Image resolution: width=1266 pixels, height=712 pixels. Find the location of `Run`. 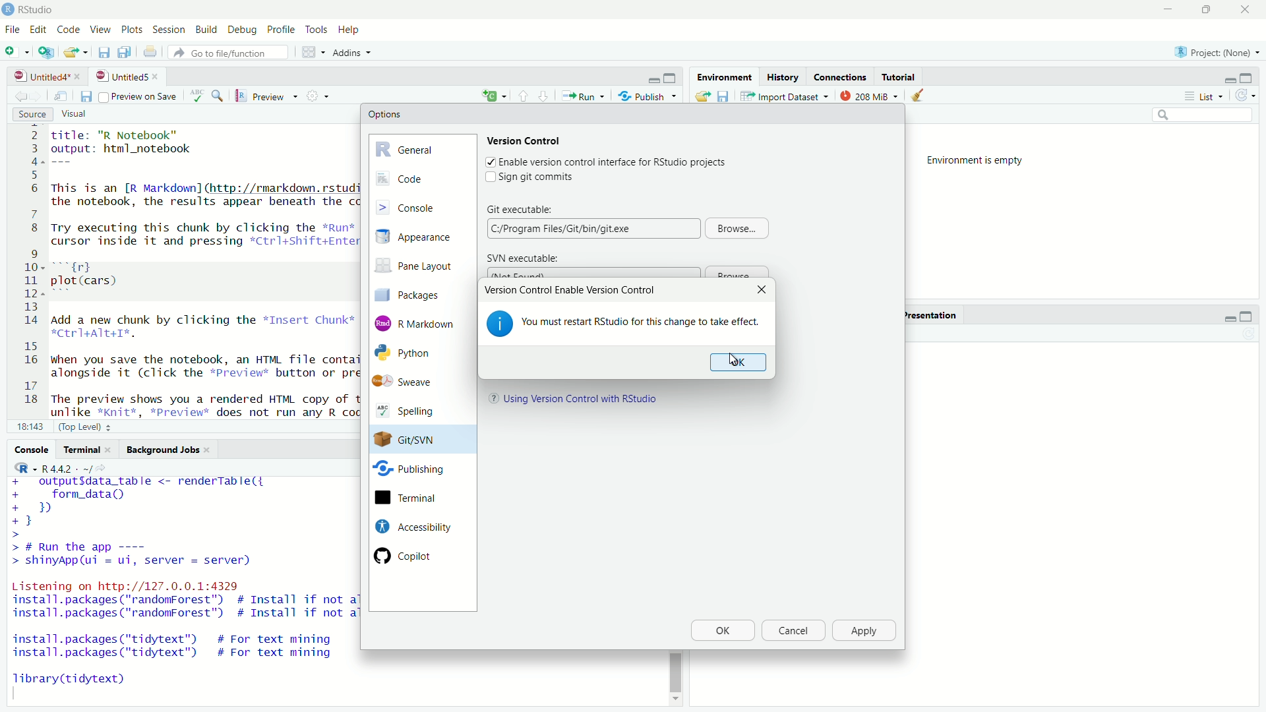

Run is located at coordinates (582, 96).